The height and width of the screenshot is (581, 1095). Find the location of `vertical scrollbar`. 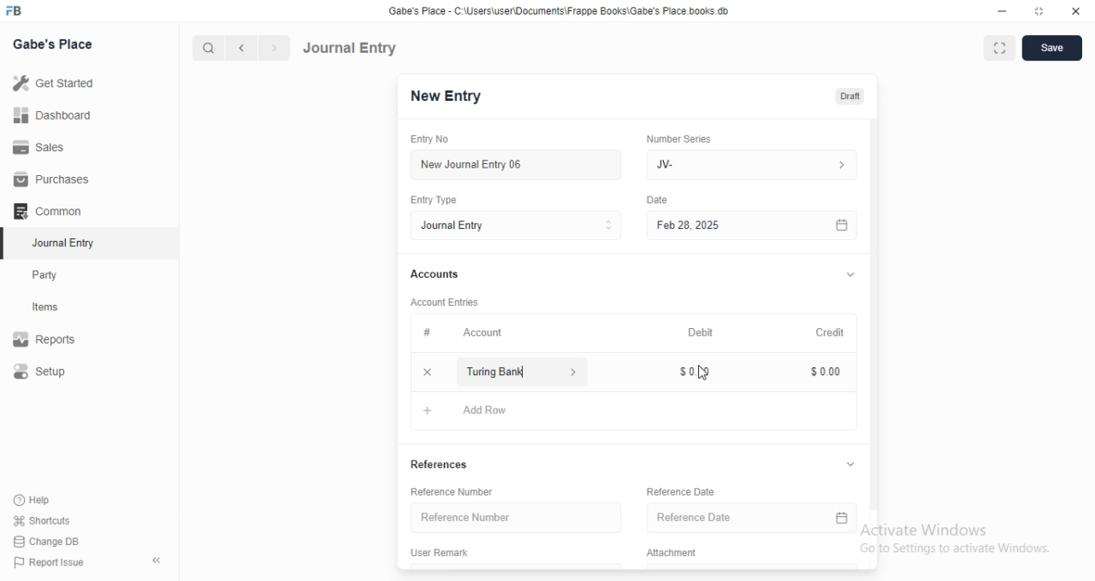

vertical scrollbar is located at coordinates (874, 312).